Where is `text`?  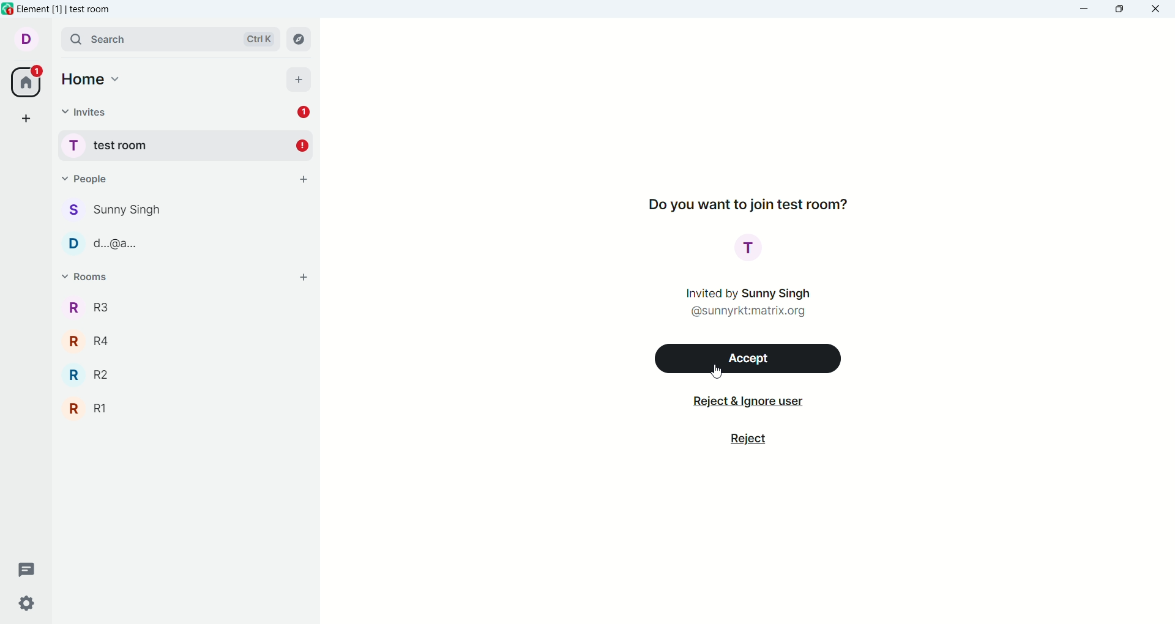 text is located at coordinates (748, 202).